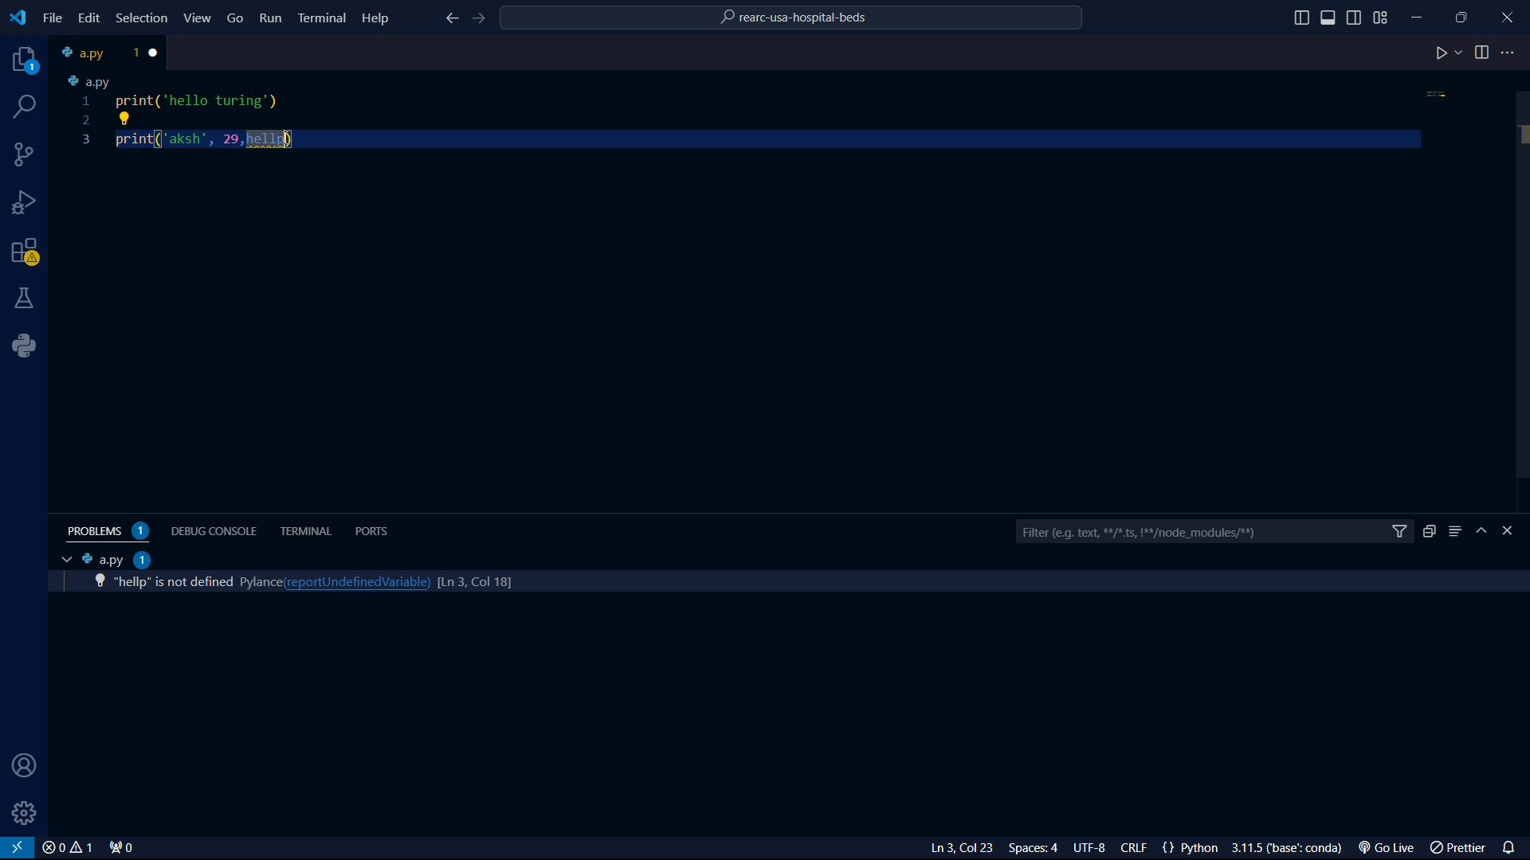 The width and height of the screenshot is (1530, 860). What do you see at coordinates (1037, 848) in the screenshot?
I see `Spaces: 4` at bounding box center [1037, 848].